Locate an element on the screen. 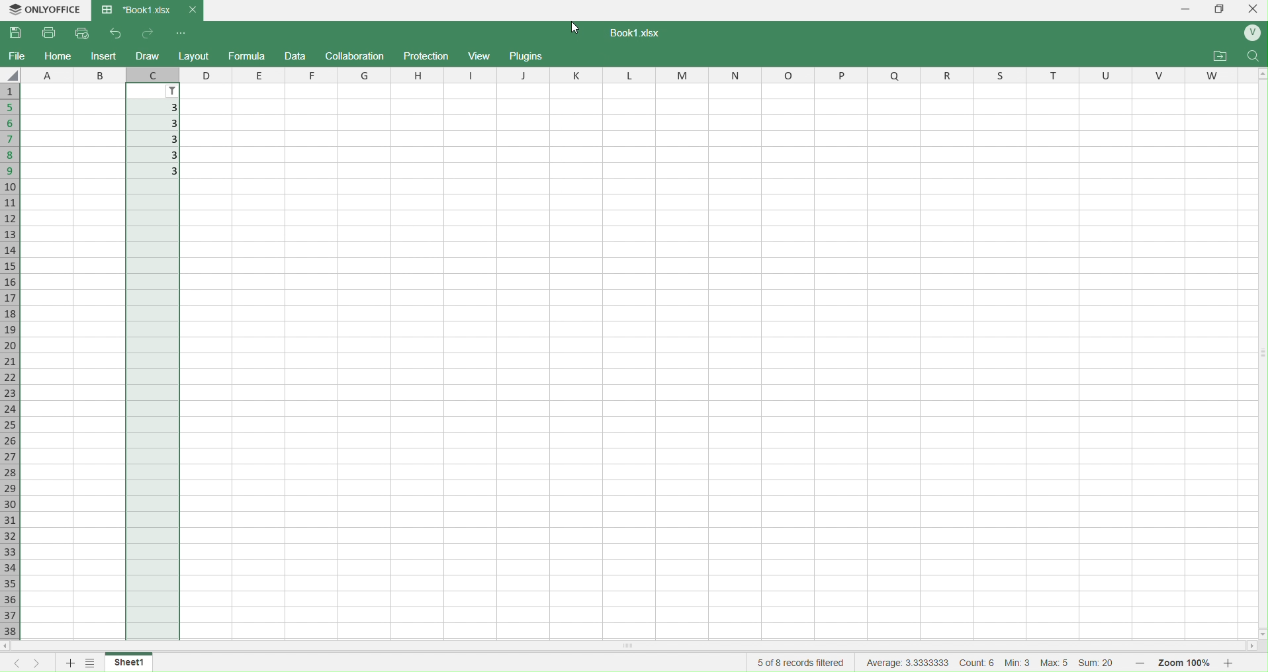 The height and width of the screenshot is (672, 1268). Sum is located at coordinates (1100, 664).